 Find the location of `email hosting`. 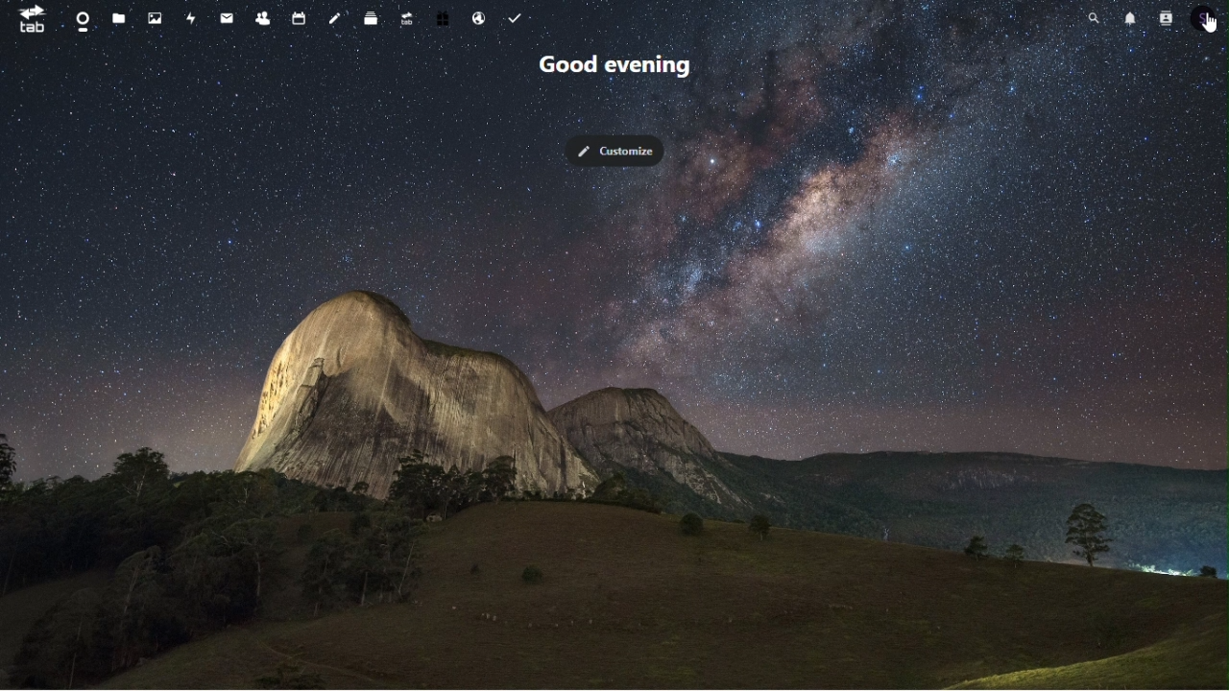

email hosting is located at coordinates (476, 17).